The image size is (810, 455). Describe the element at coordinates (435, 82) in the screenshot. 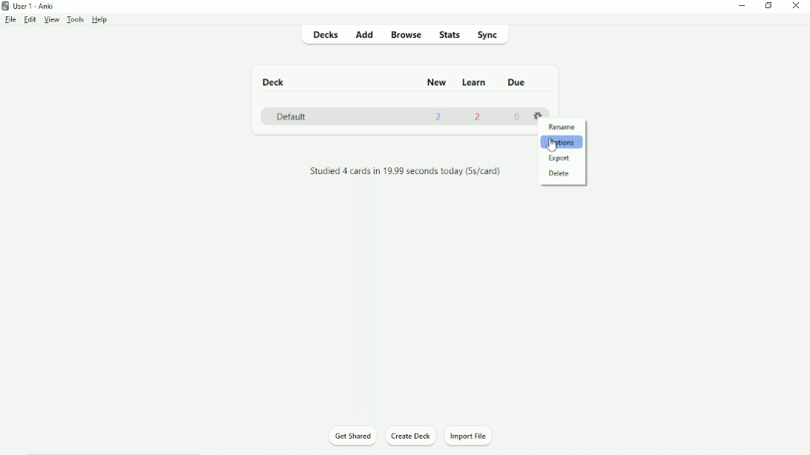

I see `New` at that location.